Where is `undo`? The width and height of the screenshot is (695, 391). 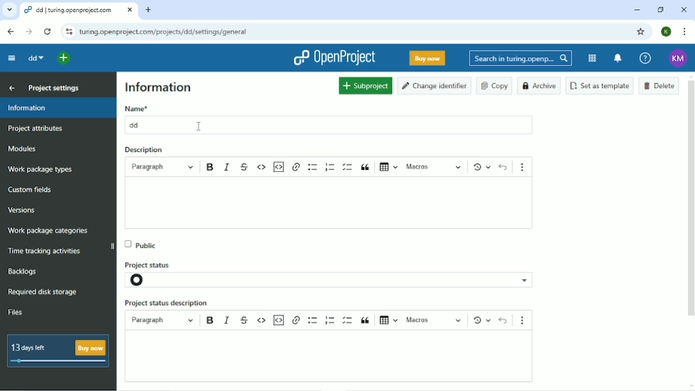 undo is located at coordinates (503, 320).